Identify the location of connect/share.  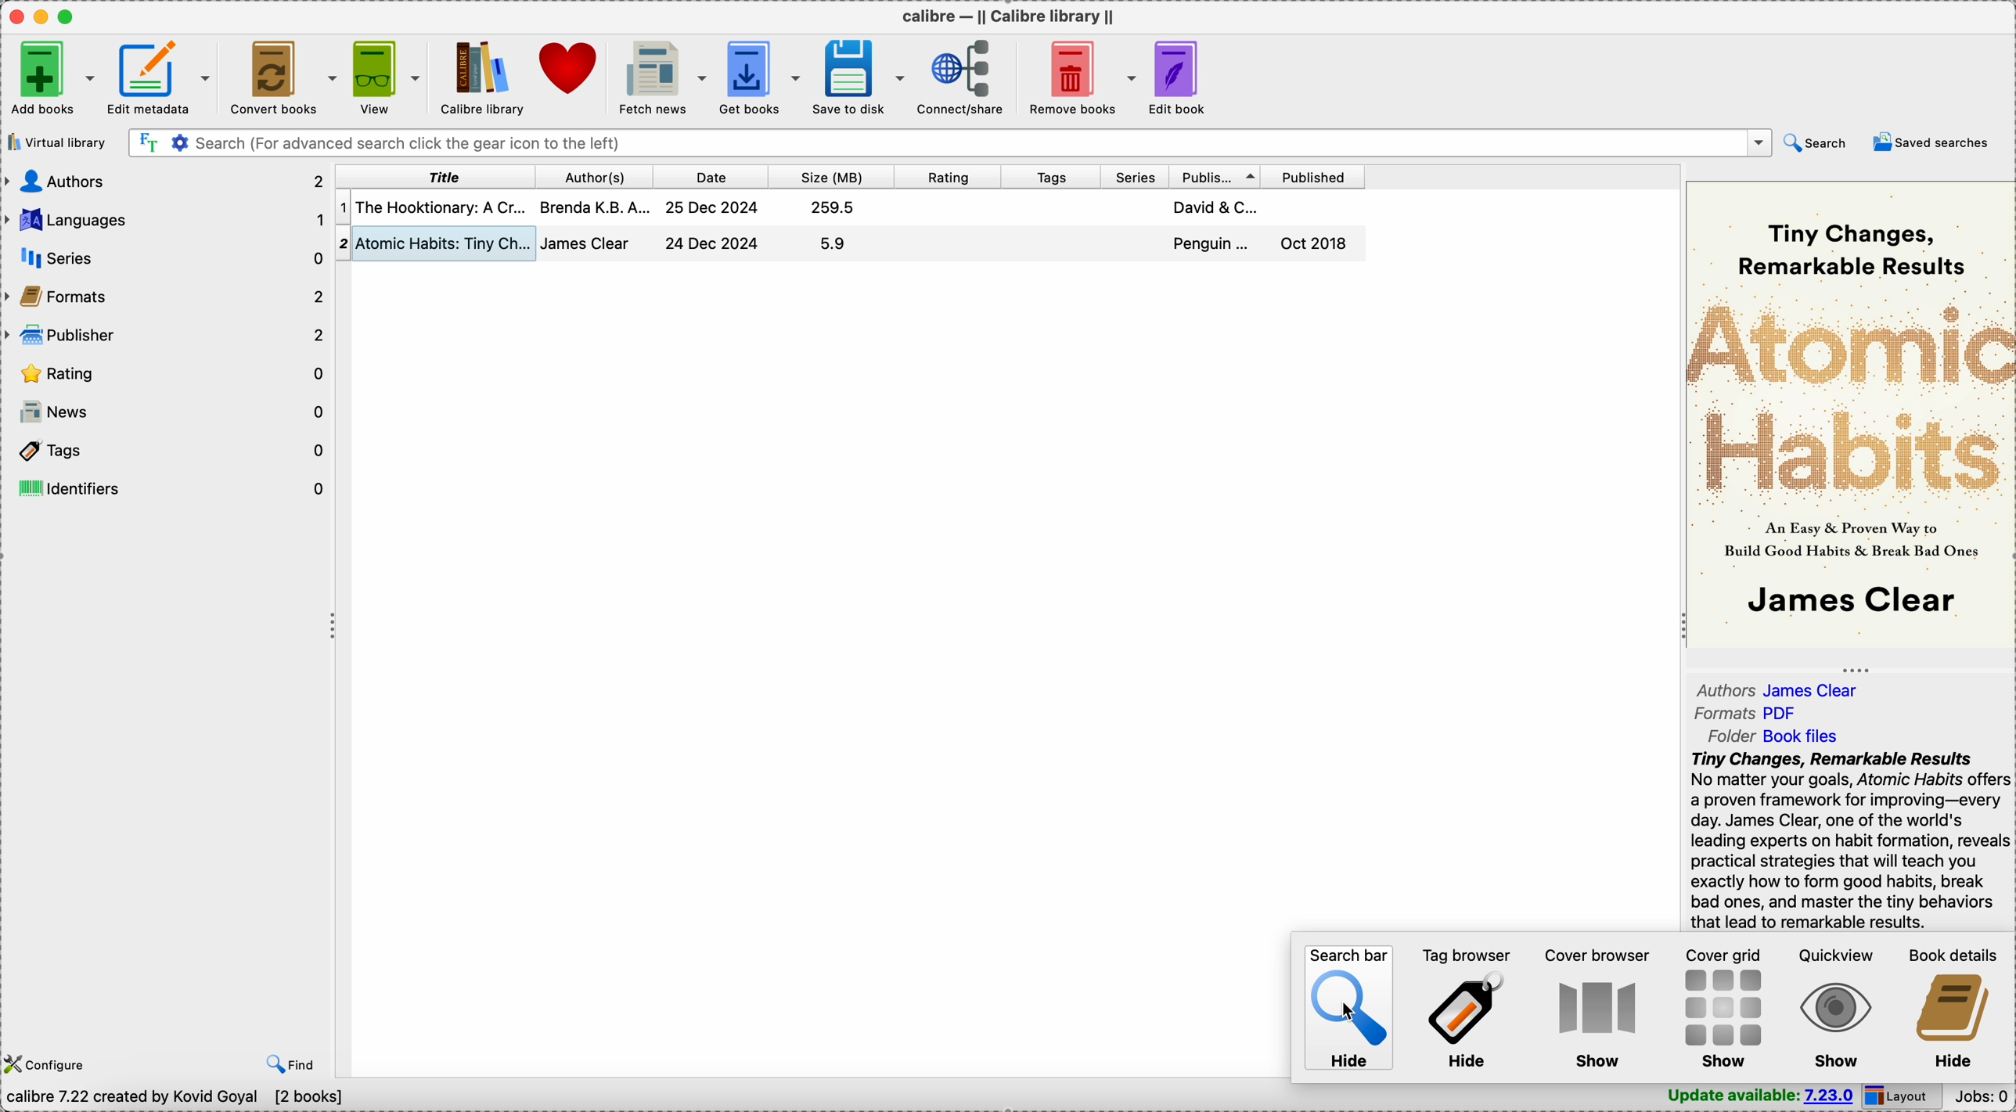
(965, 76).